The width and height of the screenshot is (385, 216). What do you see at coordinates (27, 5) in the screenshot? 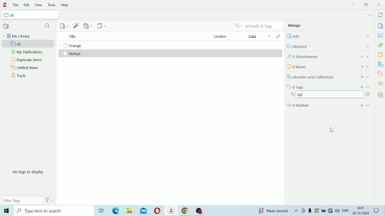
I see `Edit` at bounding box center [27, 5].